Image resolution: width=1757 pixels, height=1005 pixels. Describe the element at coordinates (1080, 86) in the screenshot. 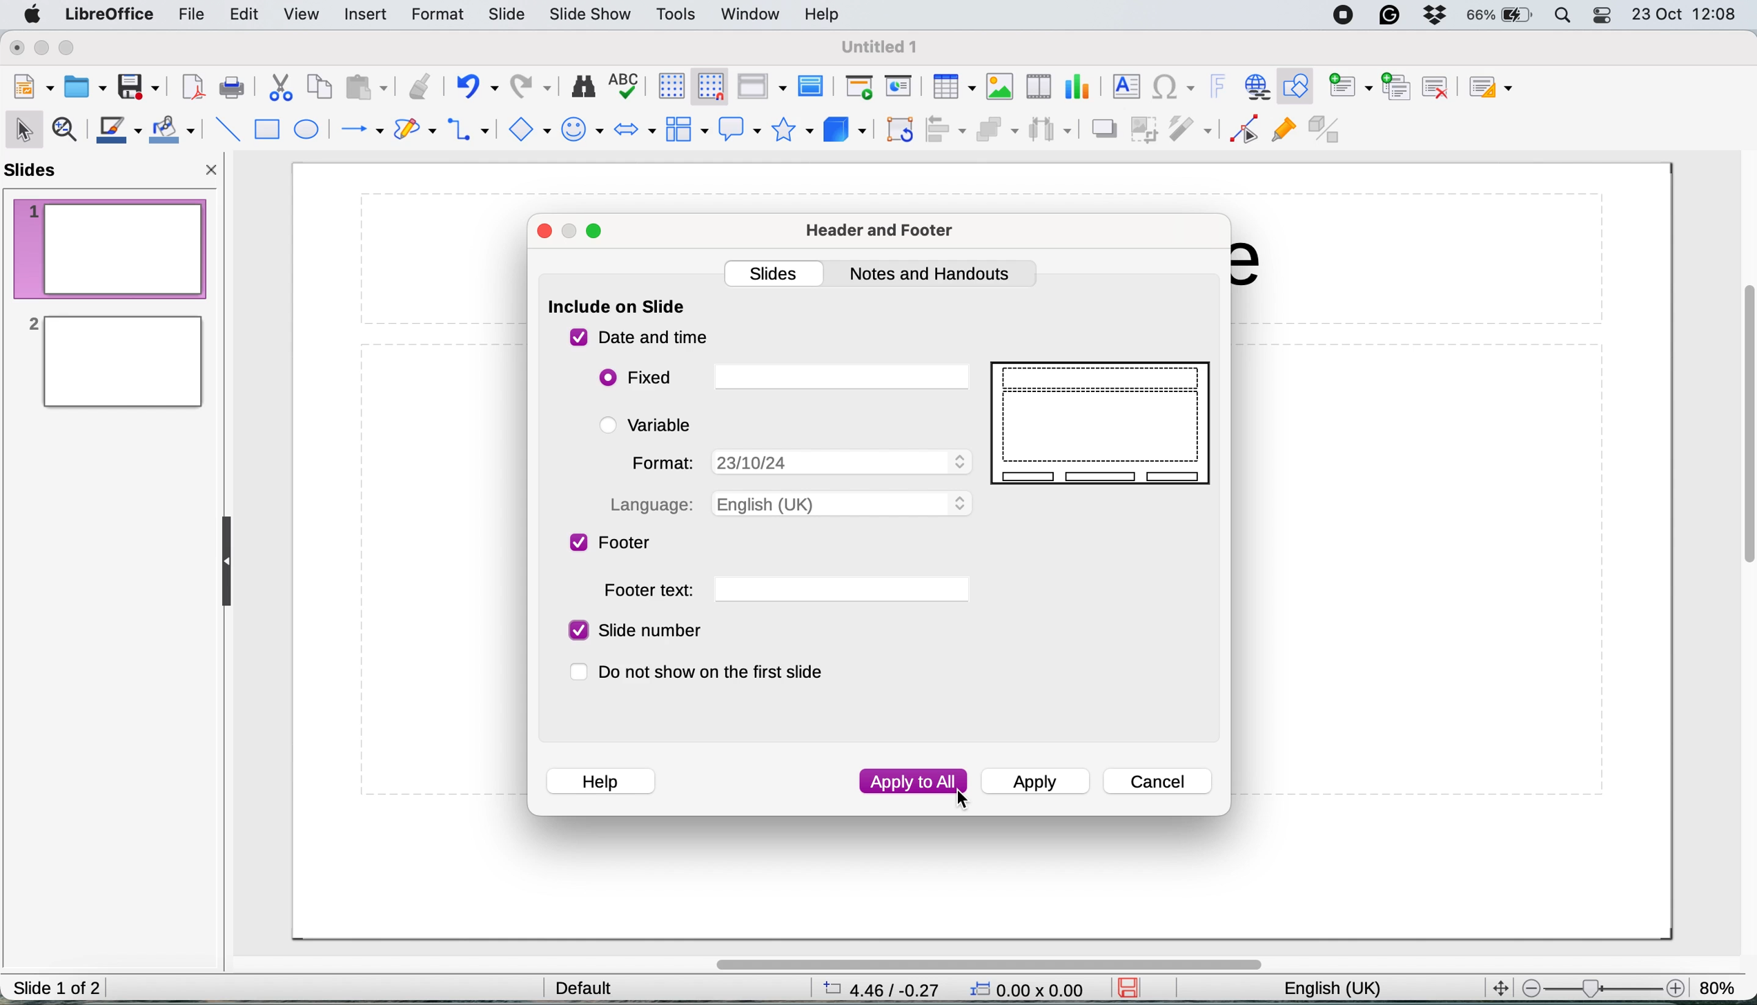

I see `insert chart` at that location.